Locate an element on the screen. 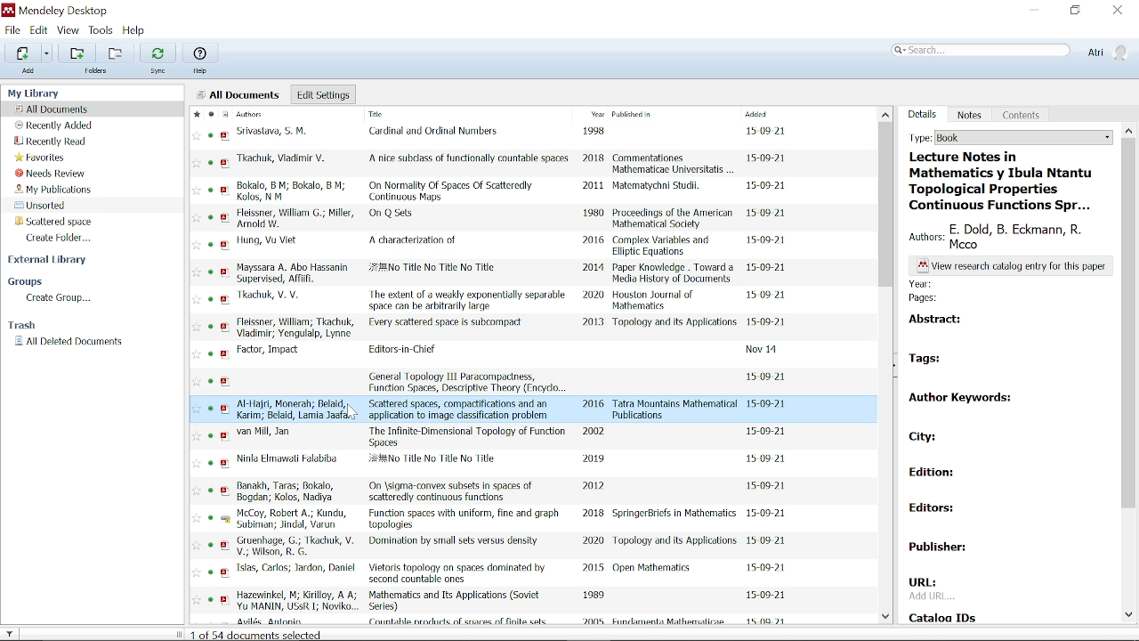 The image size is (1139, 641). READ/UNREAD STATUS is located at coordinates (211, 370).